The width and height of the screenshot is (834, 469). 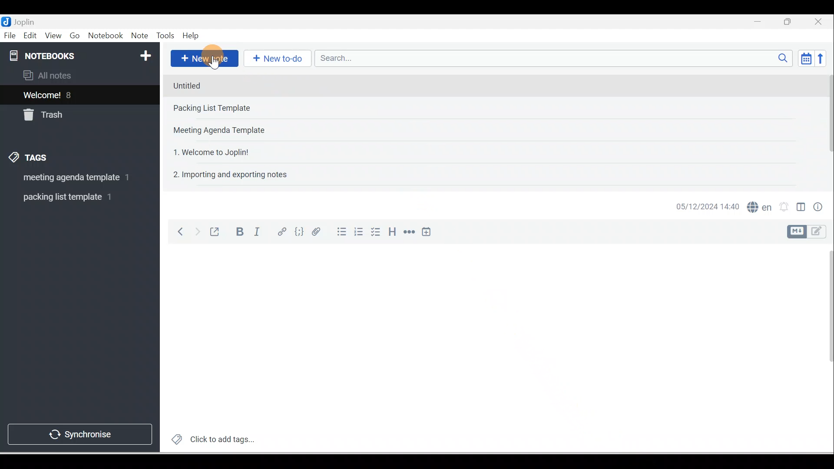 What do you see at coordinates (340, 231) in the screenshot?
I see `Bulleted list` at bounding box center [340, 231].